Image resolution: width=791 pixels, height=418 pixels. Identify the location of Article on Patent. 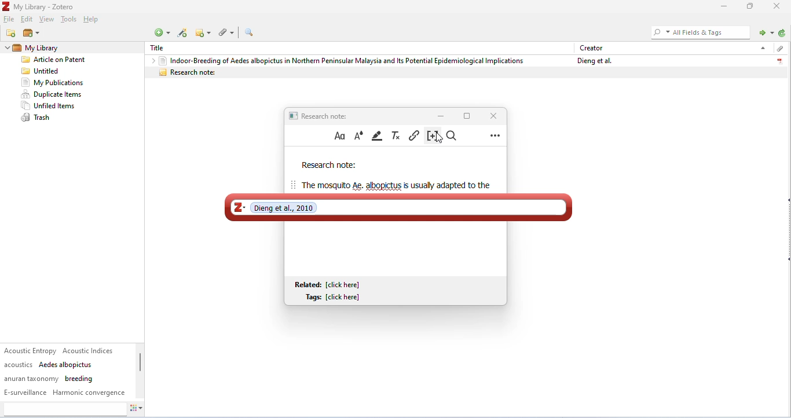
(57, 60).